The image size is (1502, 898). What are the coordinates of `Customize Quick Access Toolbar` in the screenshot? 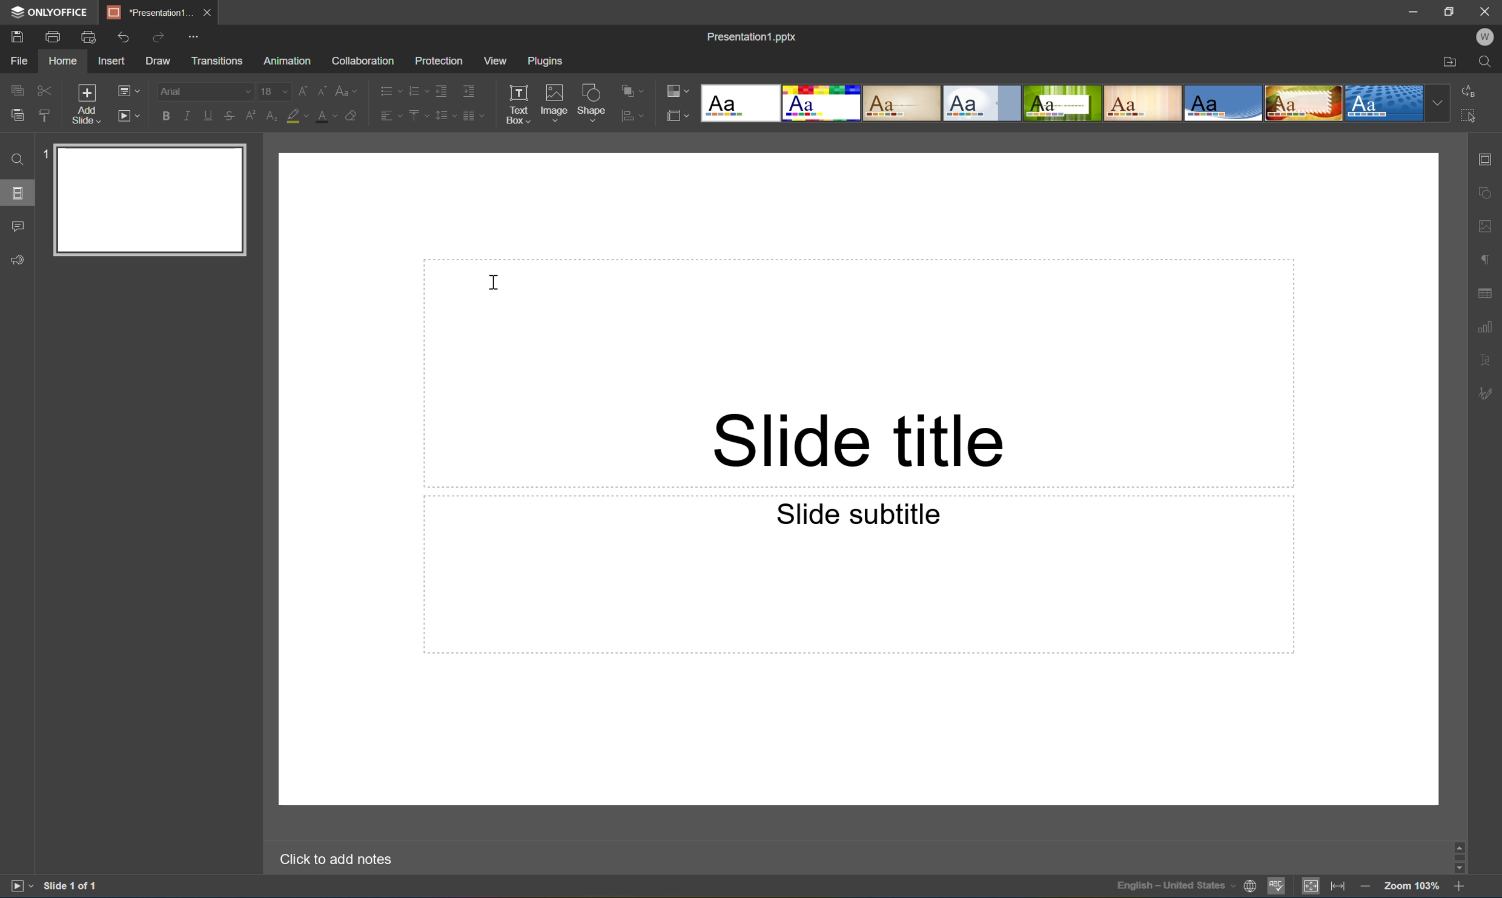 It's located at (194, 37).